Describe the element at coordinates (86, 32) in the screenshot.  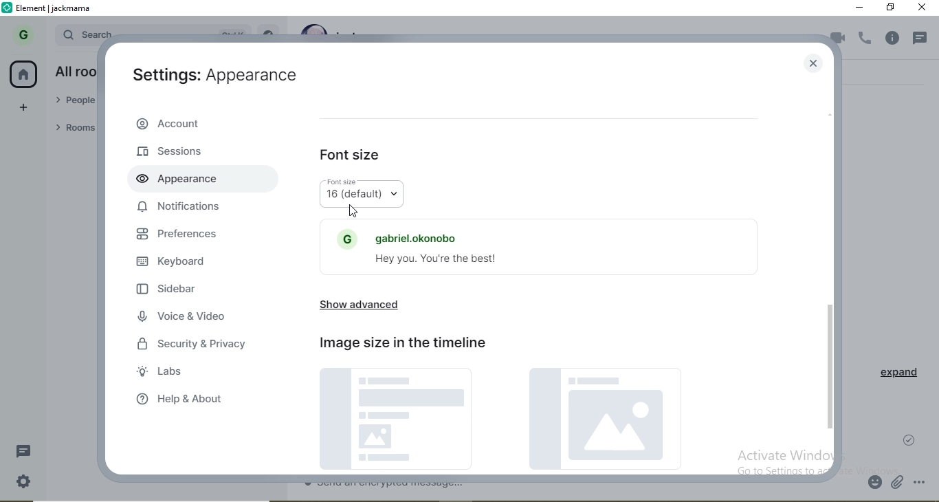
I see `search bar` at that location.